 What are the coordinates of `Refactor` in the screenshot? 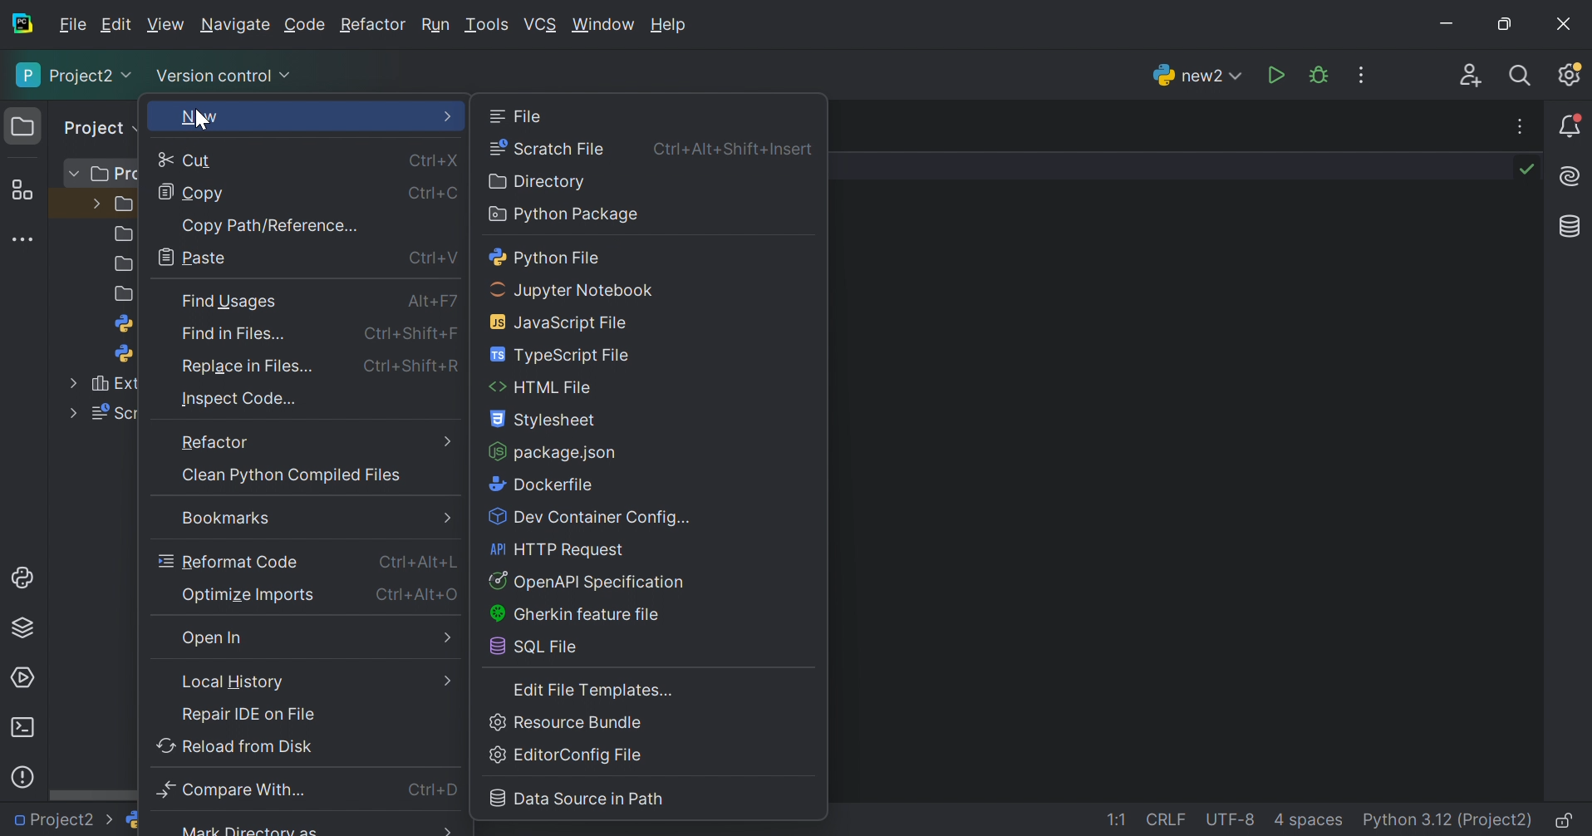 It's located at (373, 27).